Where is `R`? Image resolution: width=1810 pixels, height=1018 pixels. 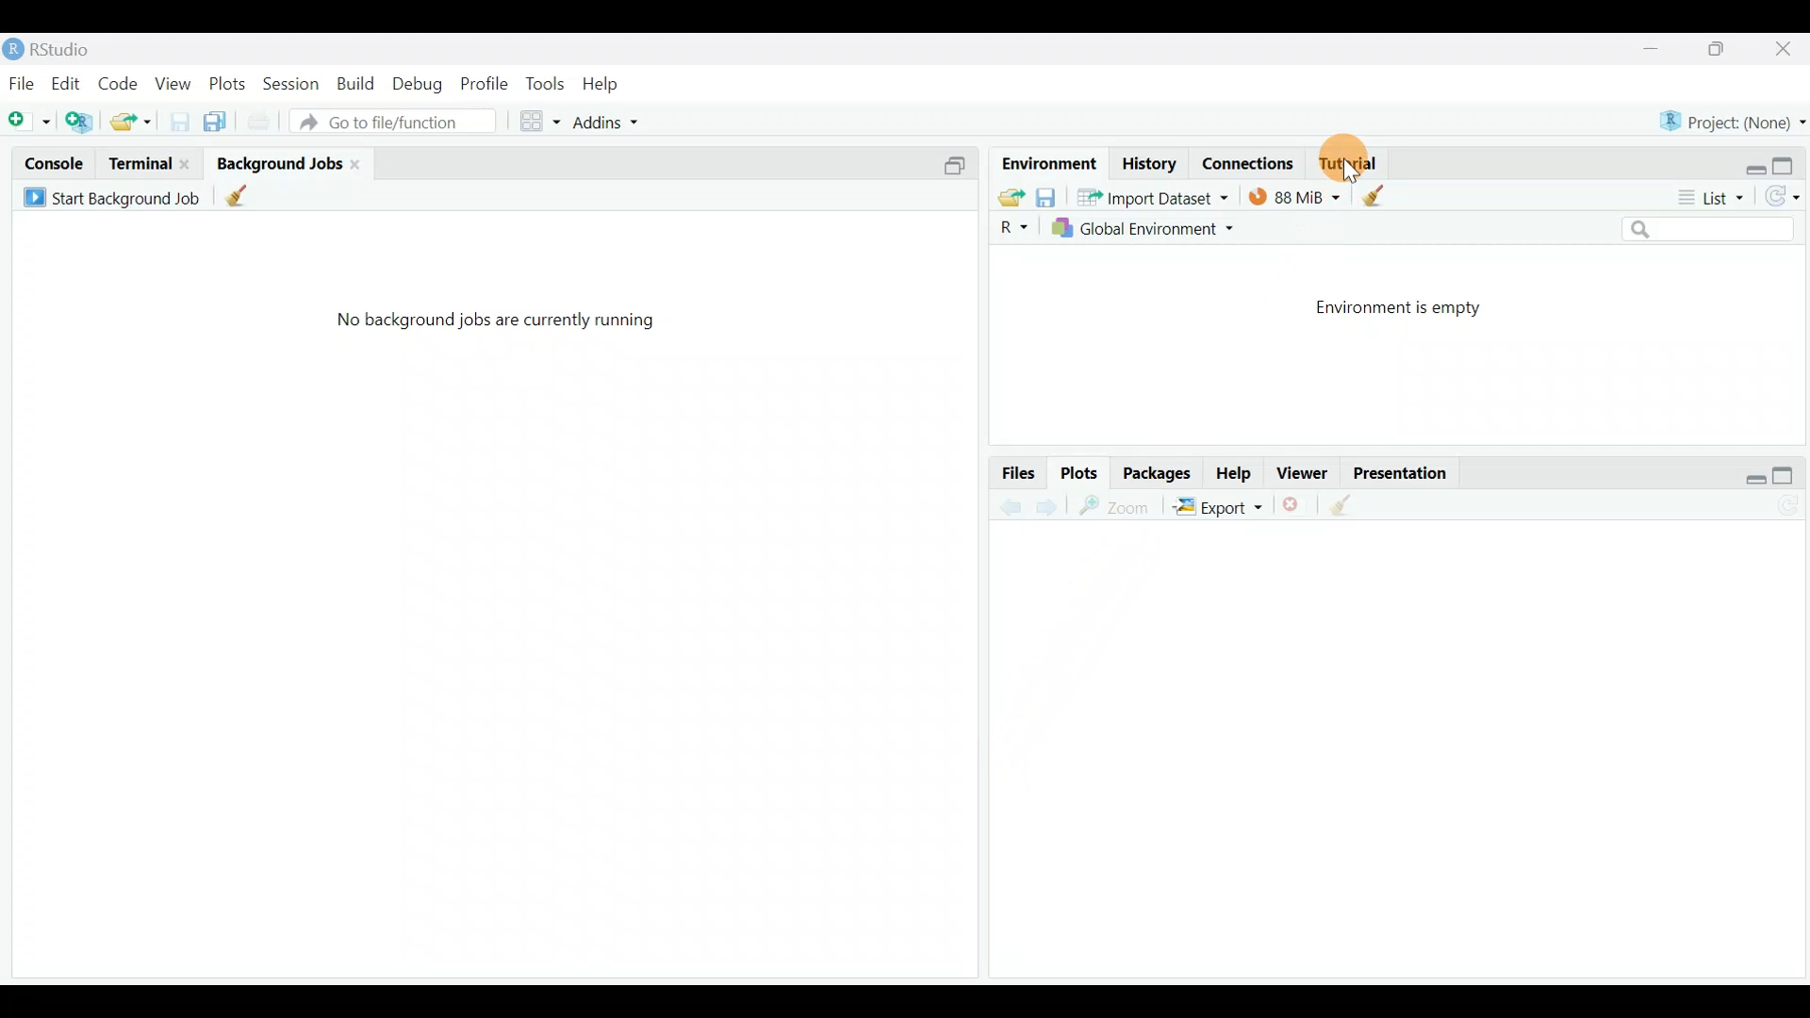
R is located at coordinates (1006, 231).